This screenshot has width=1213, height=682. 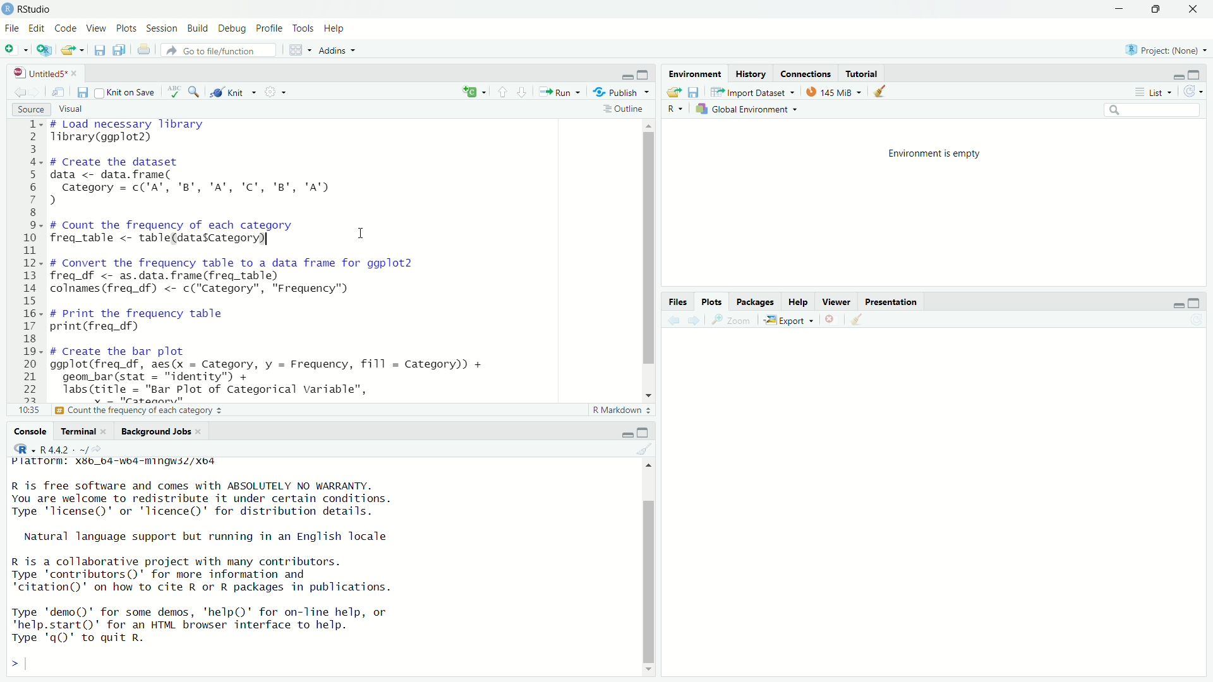 What do you see at coordinates (335, 29) in the screenshot?
I see `help` at bounding box center [335, 29].